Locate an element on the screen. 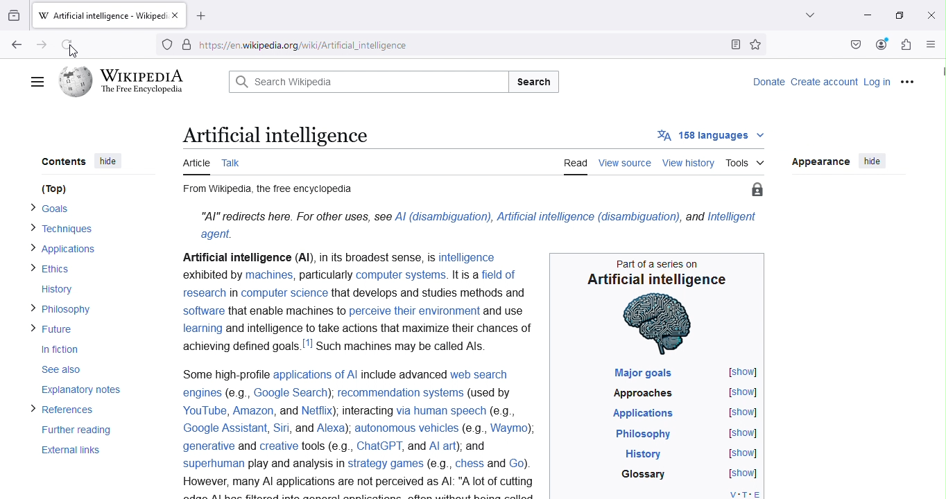  and intelligence to take actions that maximize their chances of is located at coordinates (383, 331).